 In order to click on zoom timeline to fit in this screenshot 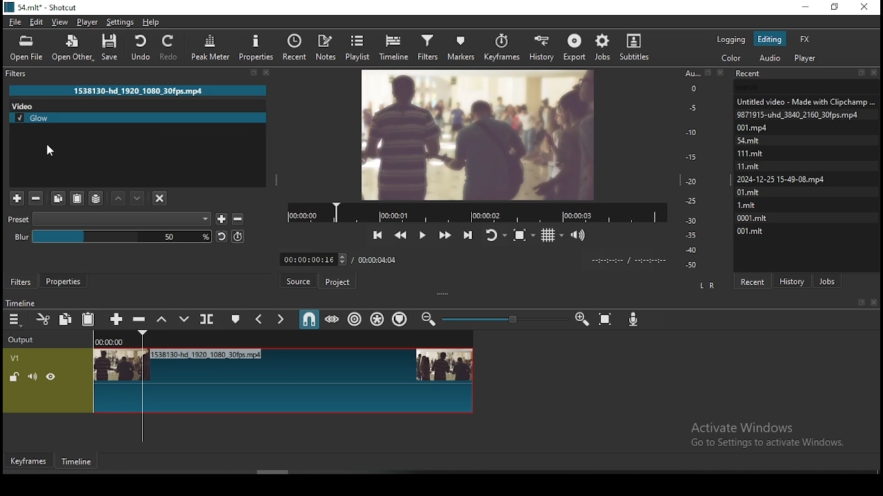, I will do `click(606, 320)`.